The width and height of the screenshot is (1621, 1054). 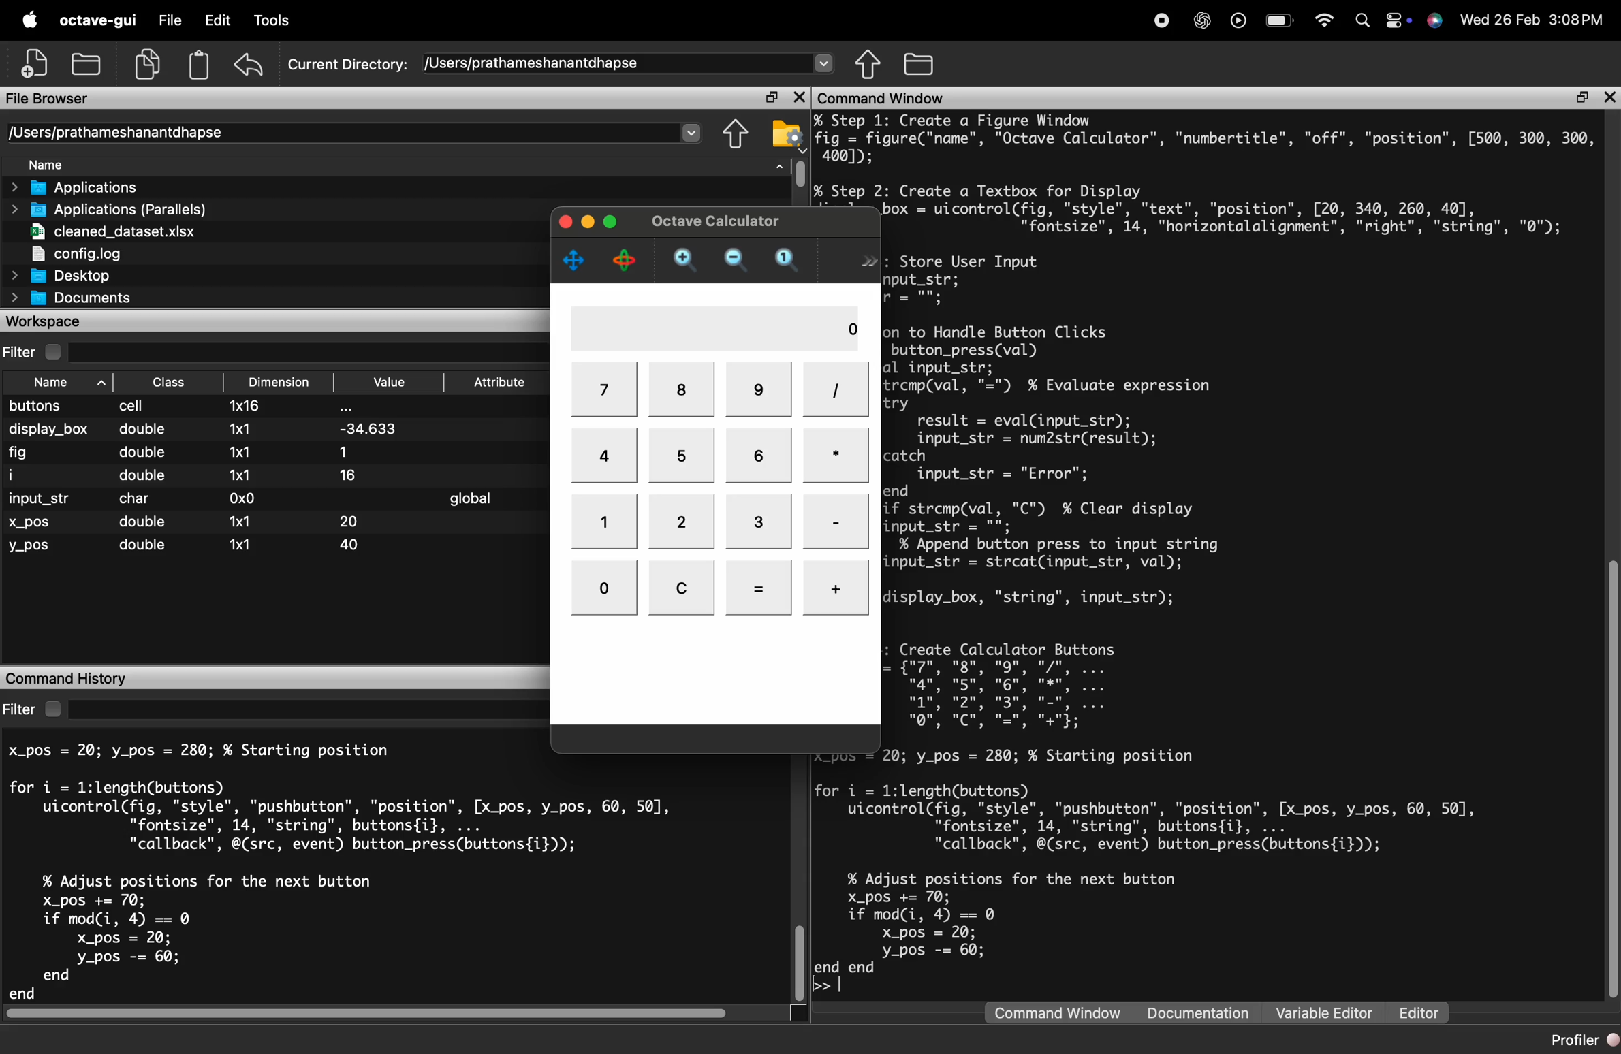 I want to click on zoom out, so click(x=736, y=259).